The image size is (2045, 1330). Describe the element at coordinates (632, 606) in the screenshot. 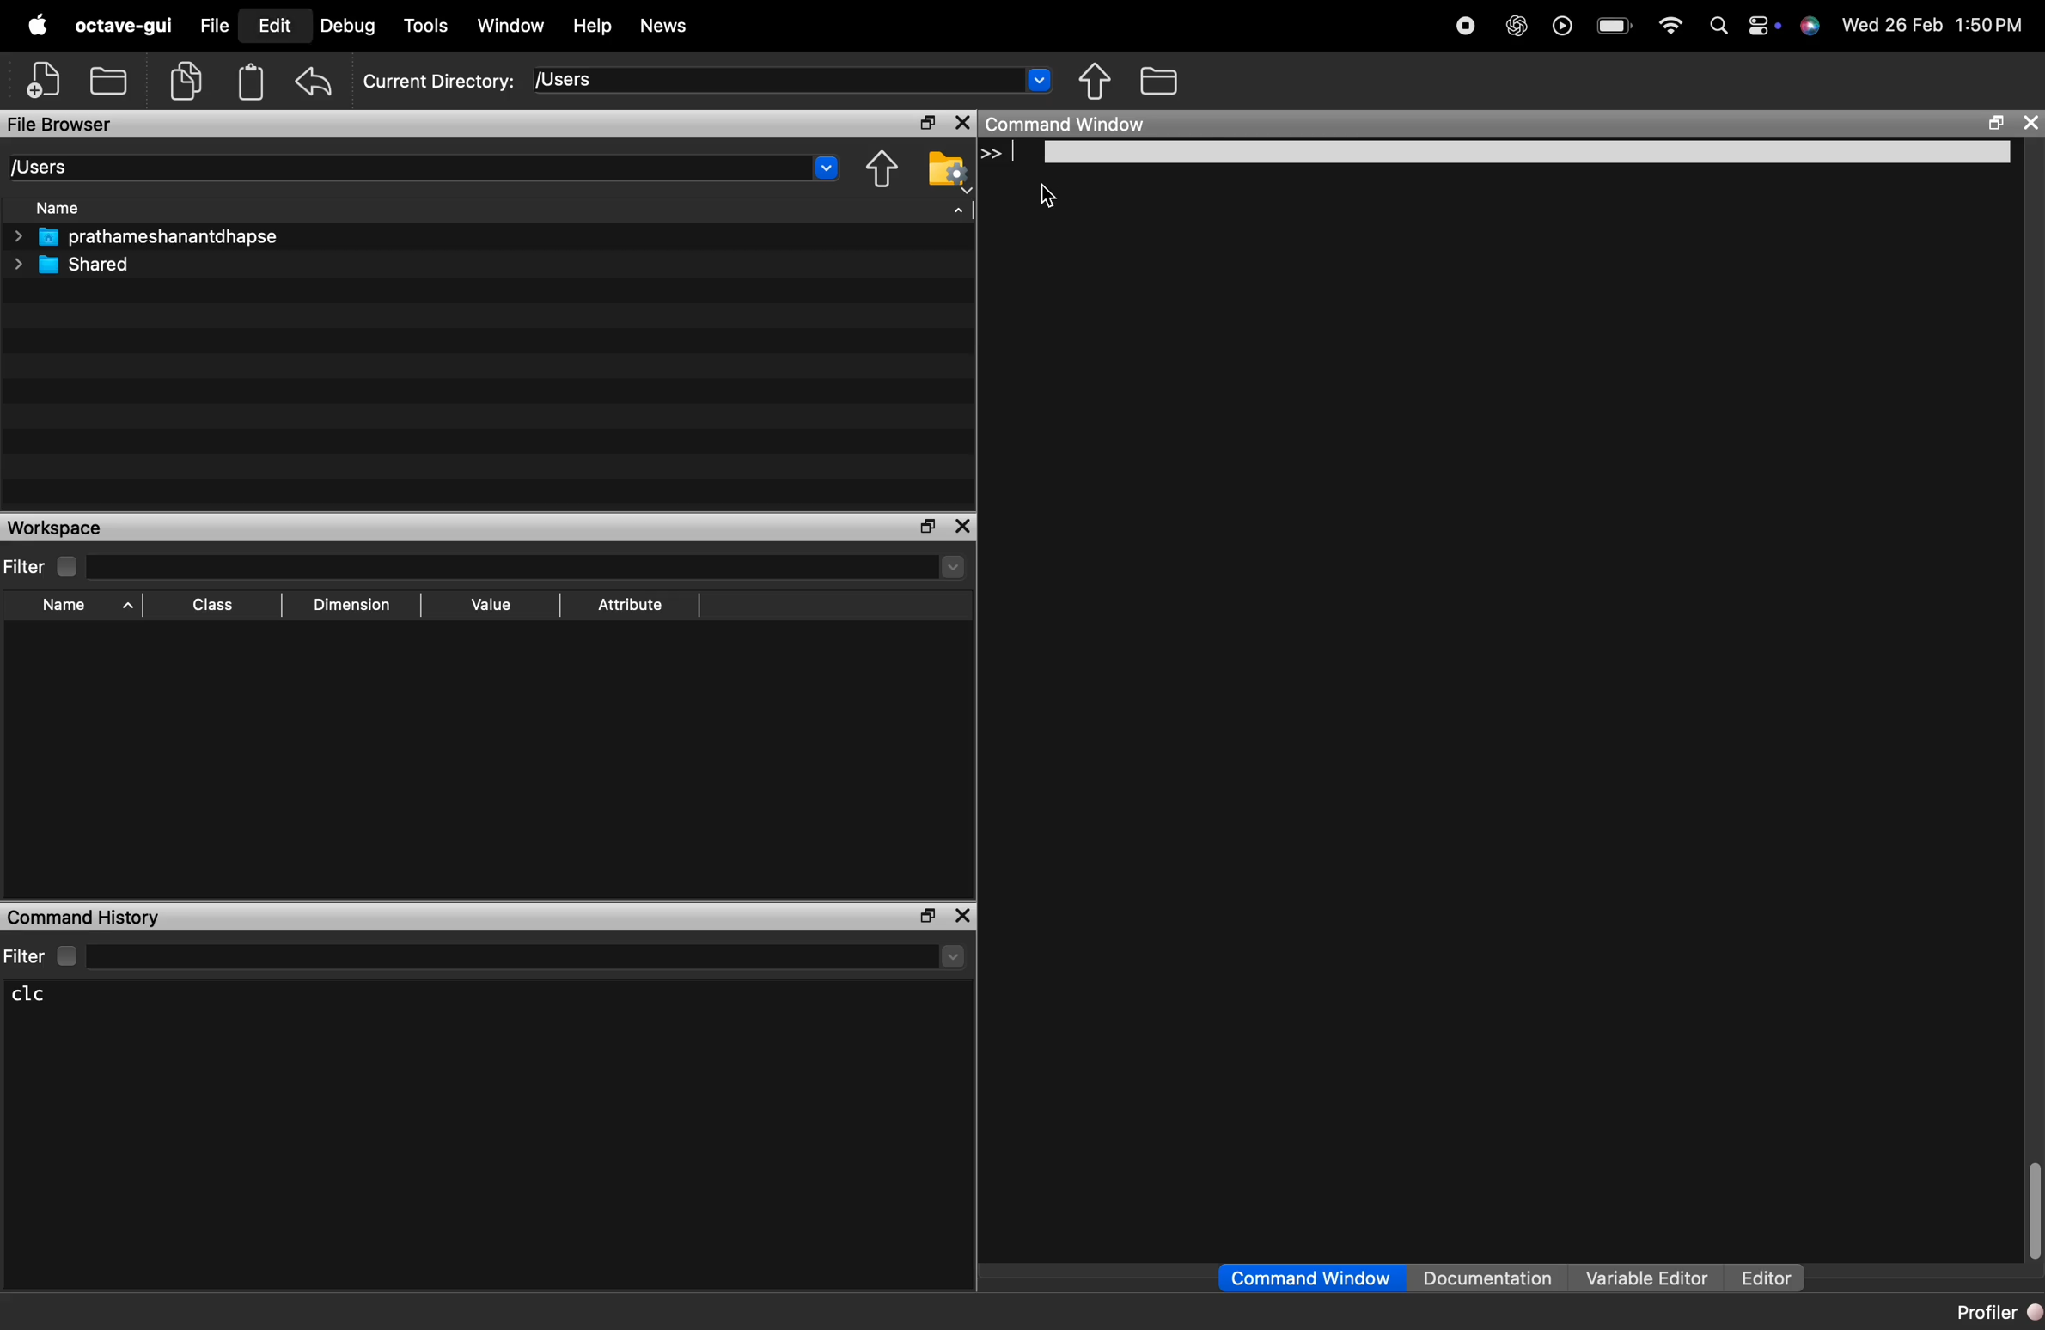

I see `Attribute` at that location.